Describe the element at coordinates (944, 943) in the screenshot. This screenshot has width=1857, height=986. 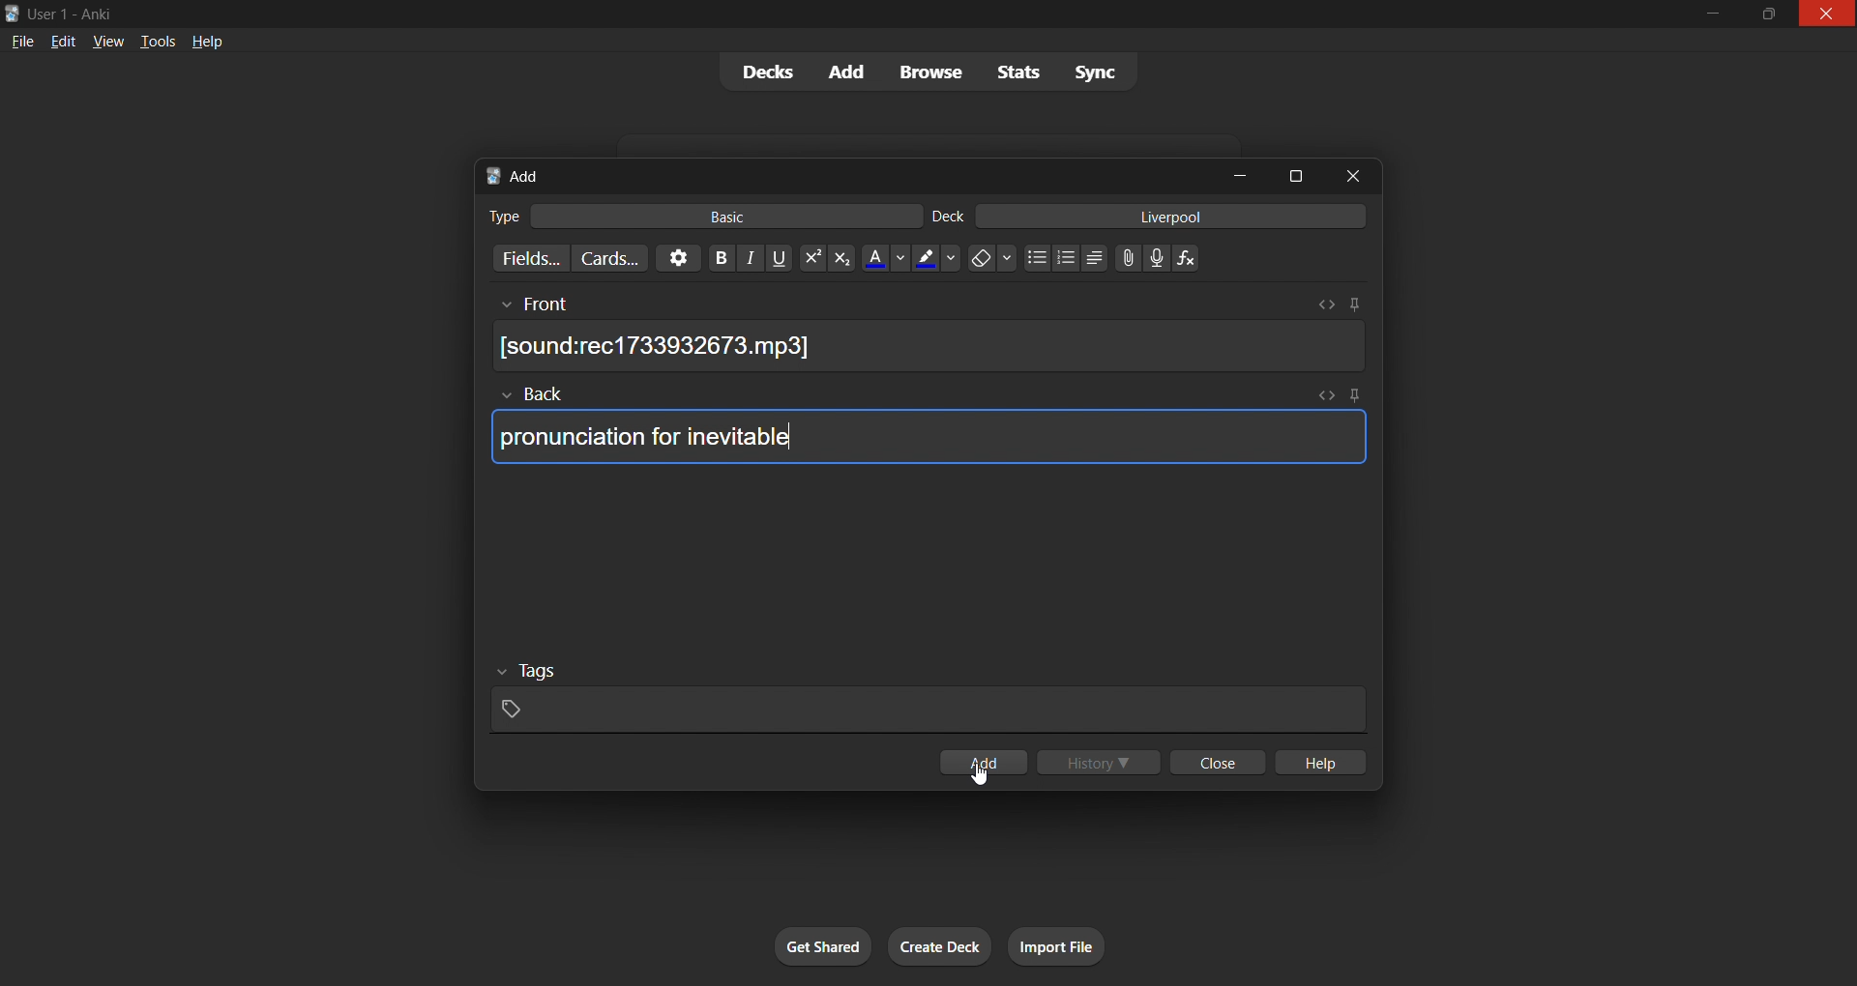
I see `create deck` at that location.